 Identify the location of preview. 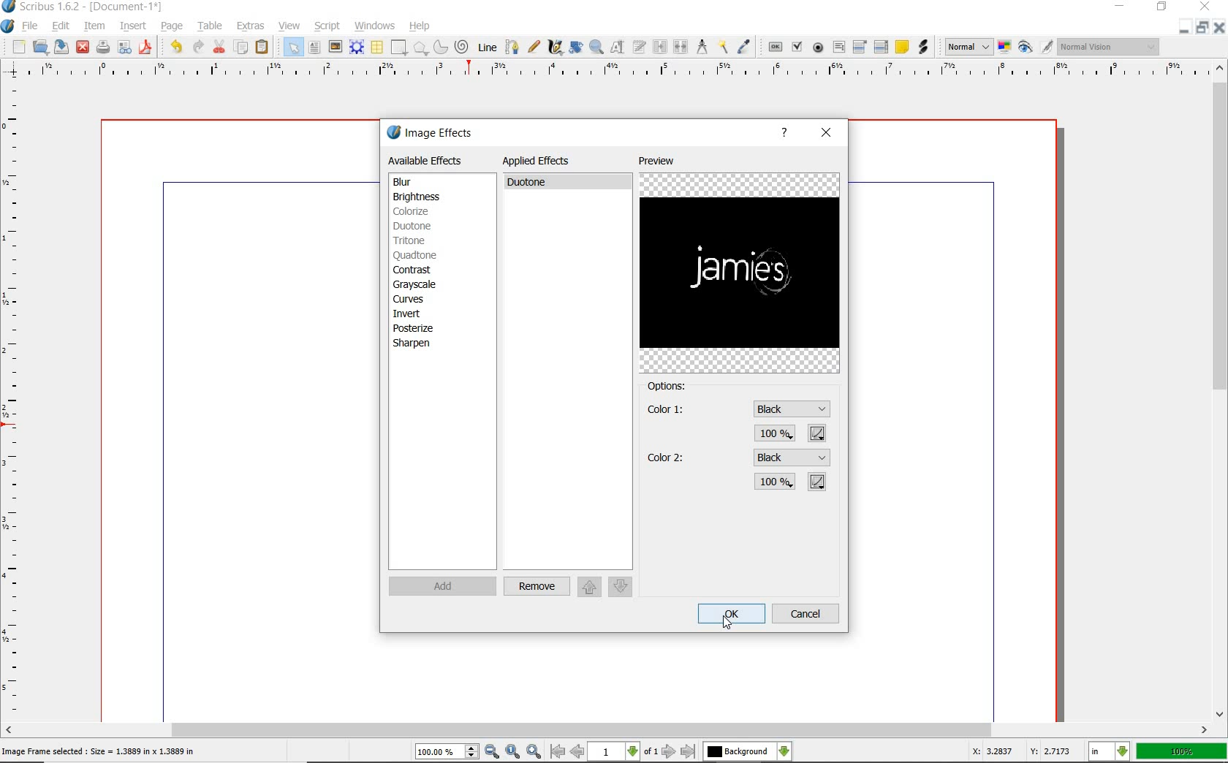
(662, 162).